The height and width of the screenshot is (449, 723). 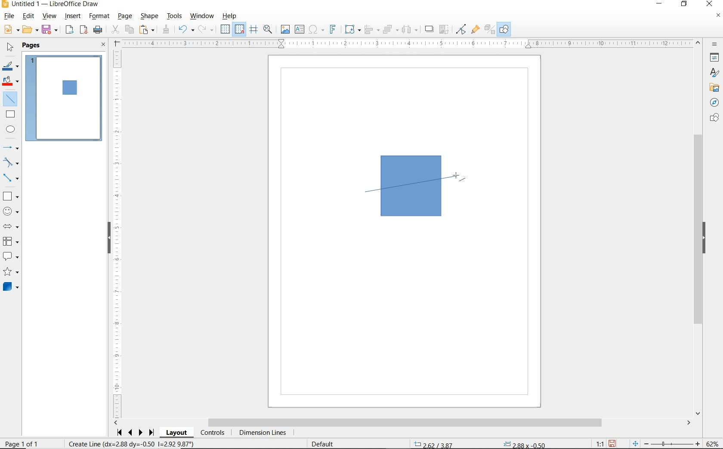 I want to click on ALIGN OBJECTS, so click(x=371, y=30).